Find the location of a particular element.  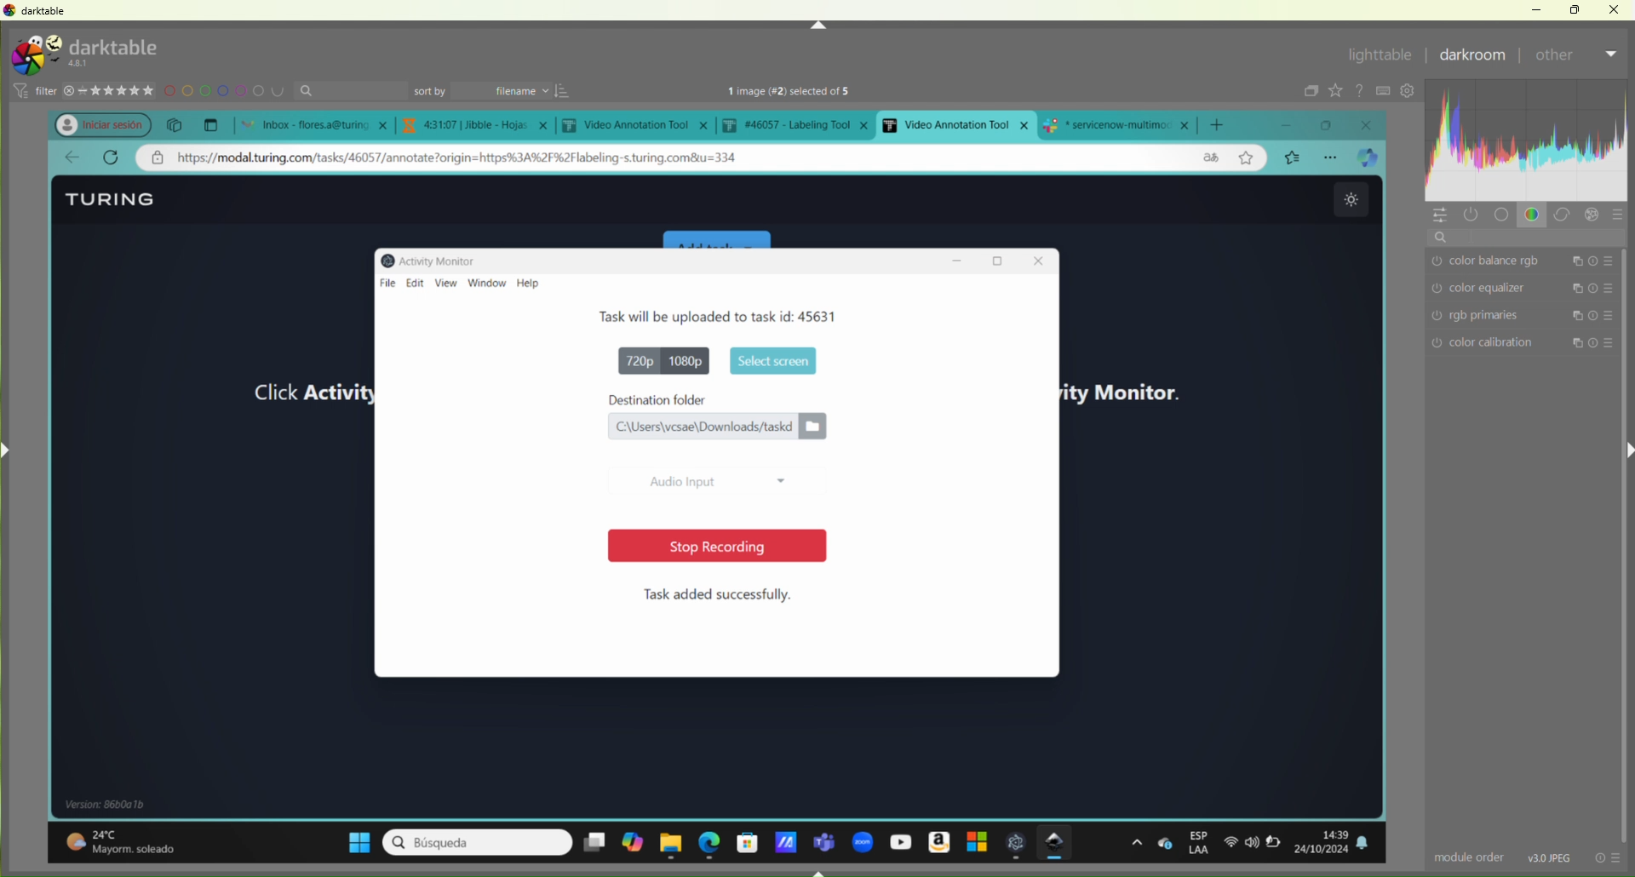

click activity is located at coordinates (295, 393).